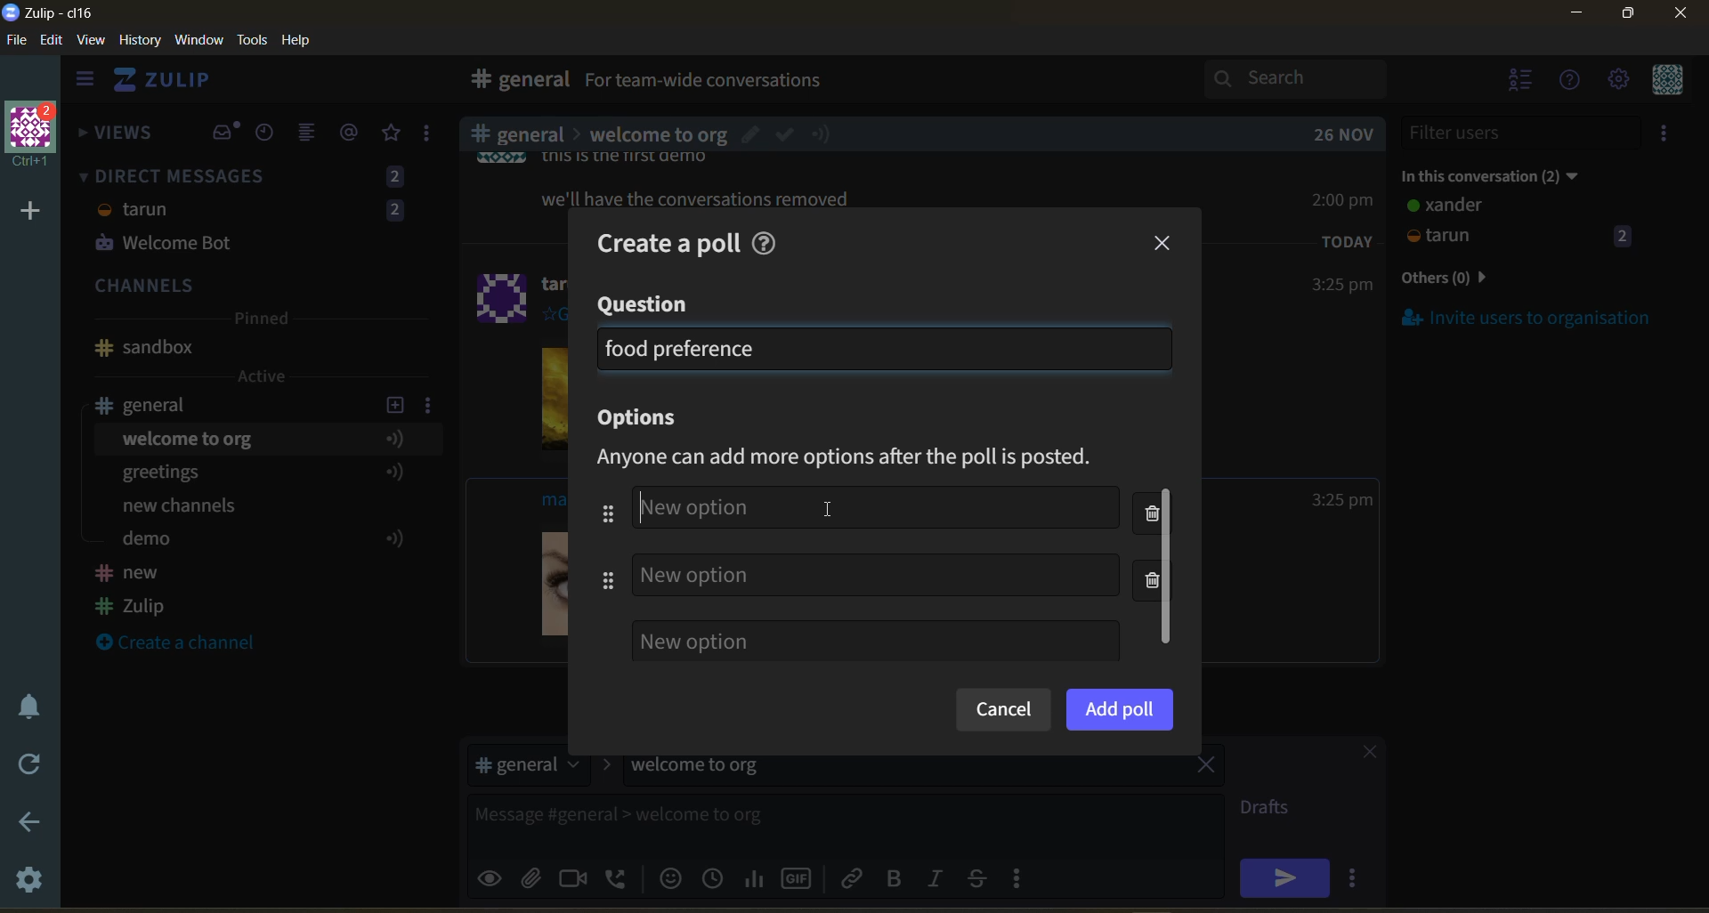 Image resolution: width=1709 pixels, height=913 pixels. What do you see at coordinates (668, 877) in the screenshot?
I see `add emoji` at bounding box center [668, 877].